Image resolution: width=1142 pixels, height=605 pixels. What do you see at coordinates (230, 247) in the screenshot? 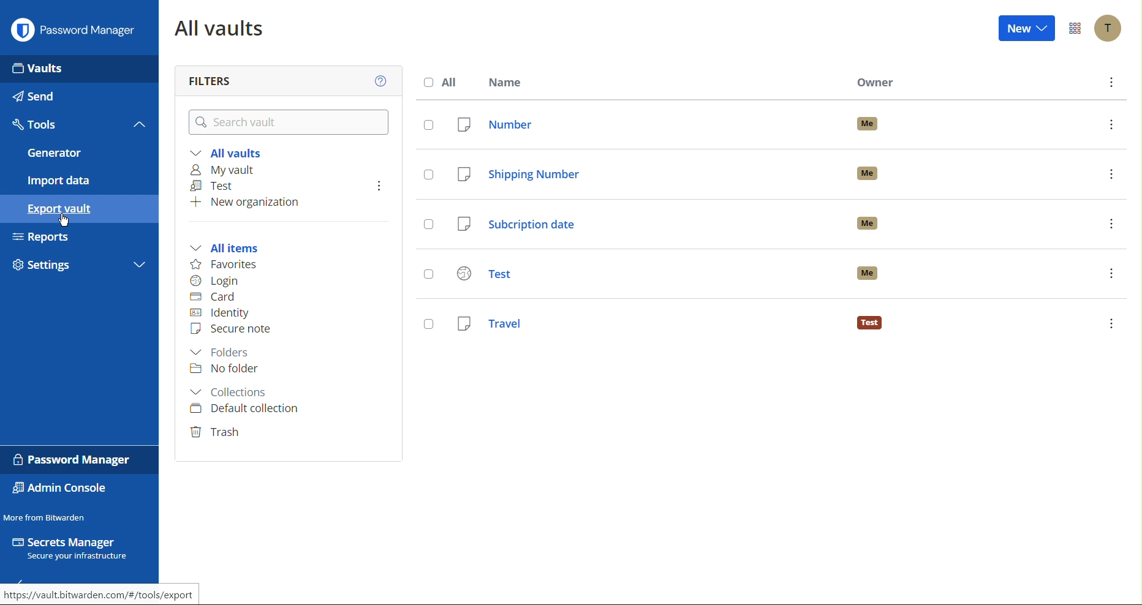
I see `All items` at bounding box center [230, 247].